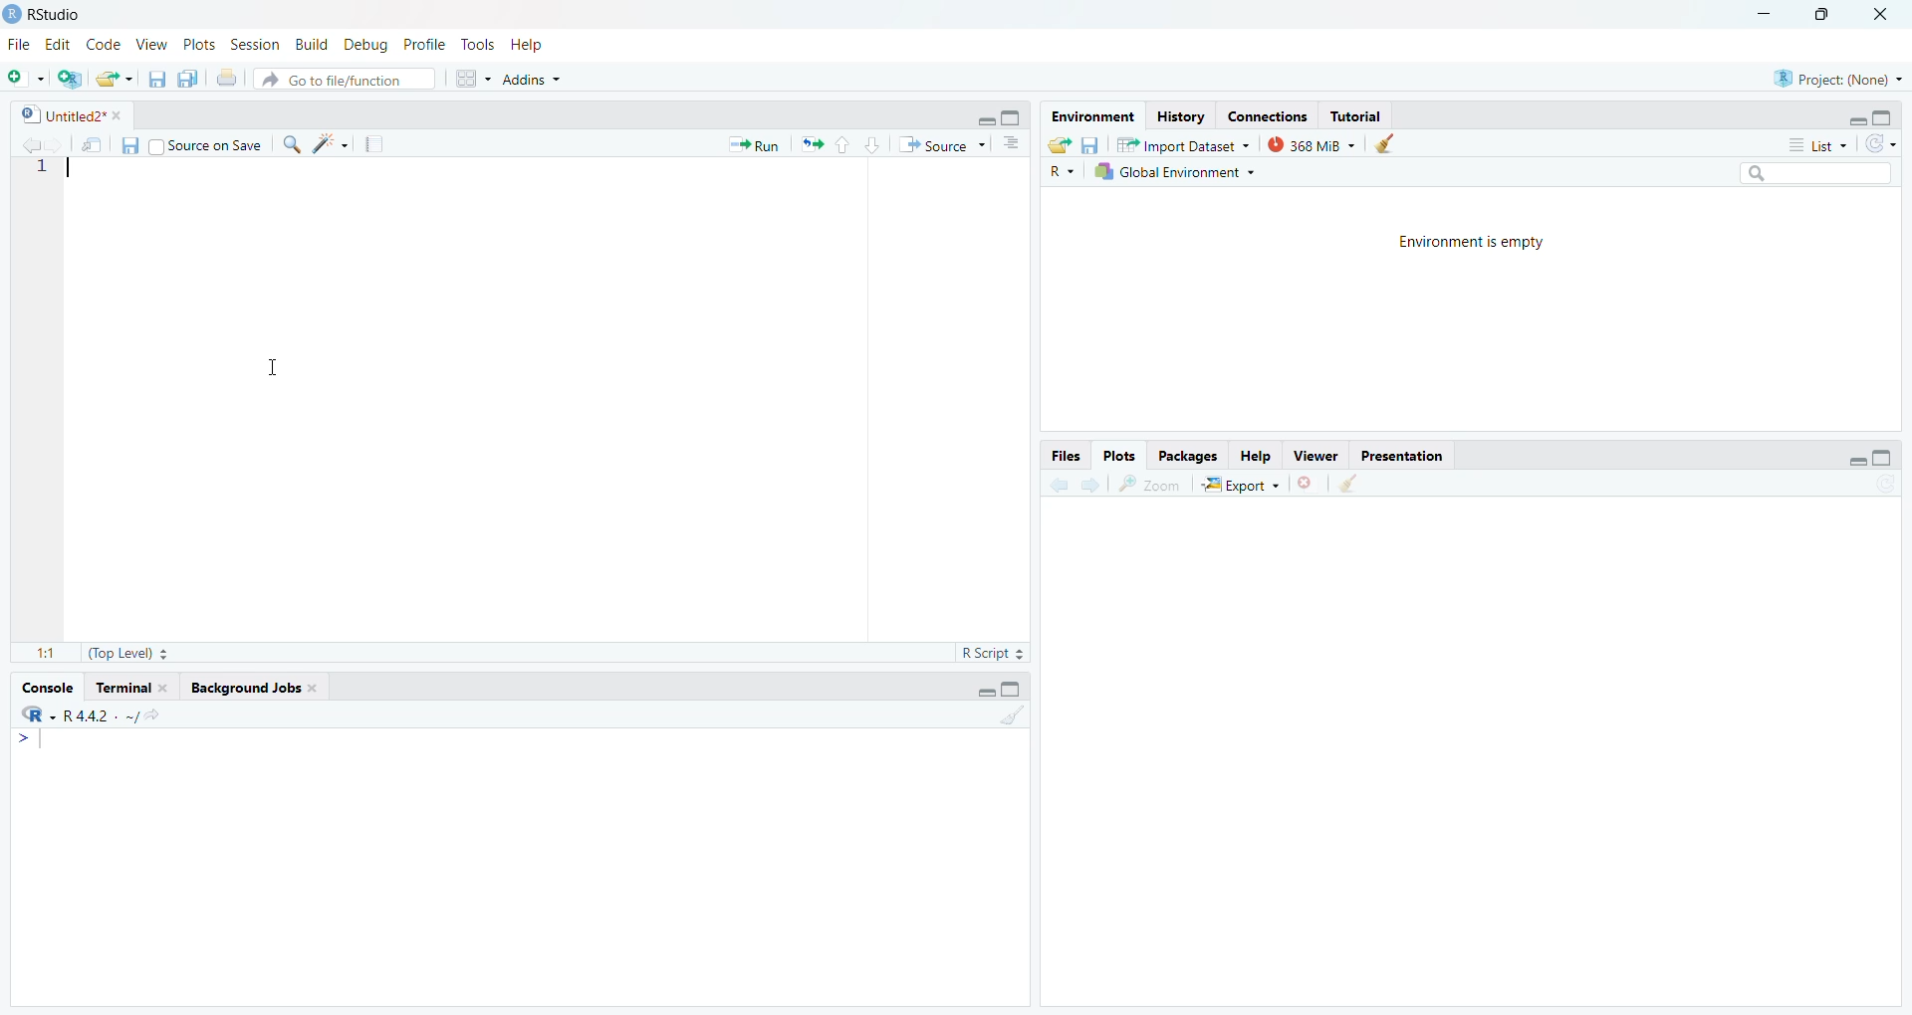 The width and height of the screenshot is (1912, 1015). What do you see at coordinates (25, 79) in the screenshot?
I see `add` at bounding box center [25, 79].